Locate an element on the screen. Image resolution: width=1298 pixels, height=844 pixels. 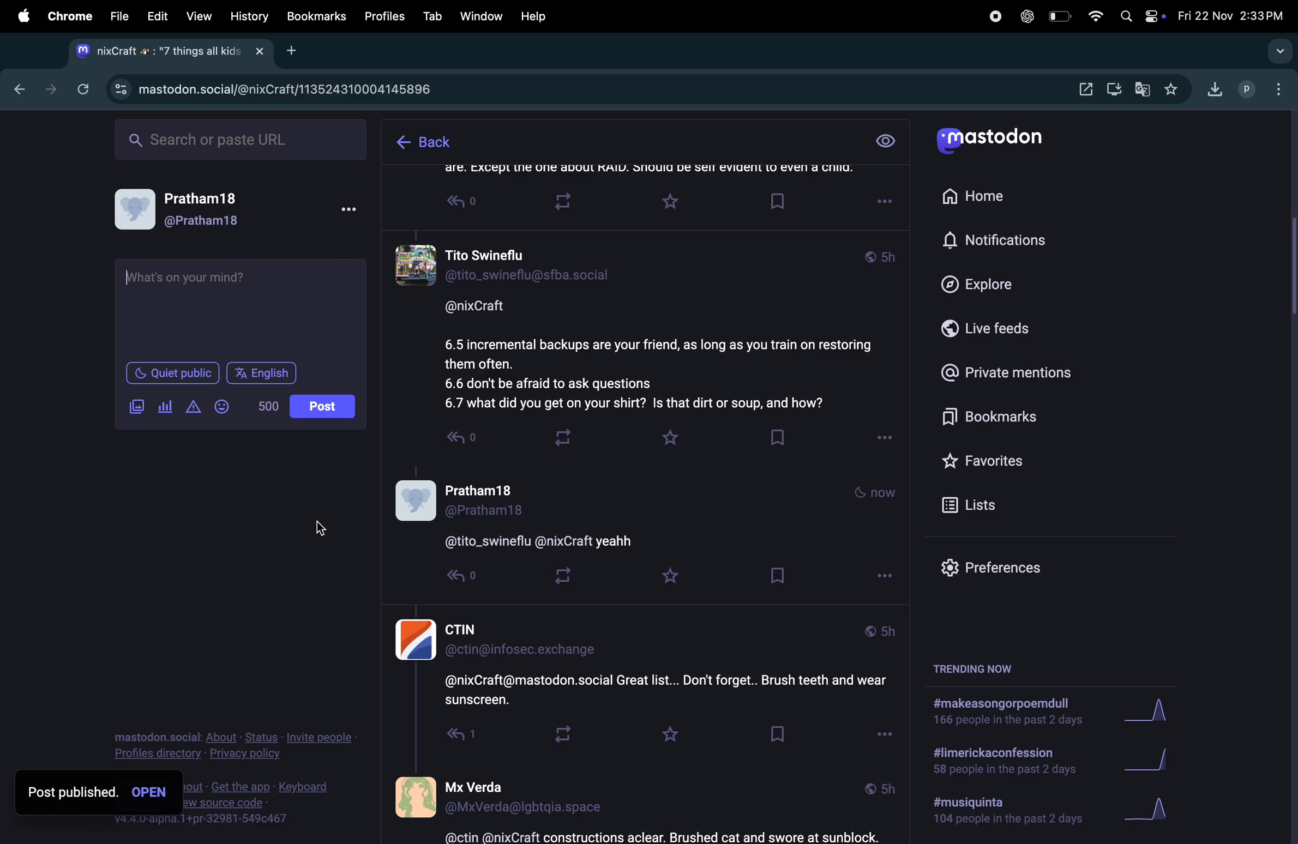
translate is located at coordinates (1146, 91).